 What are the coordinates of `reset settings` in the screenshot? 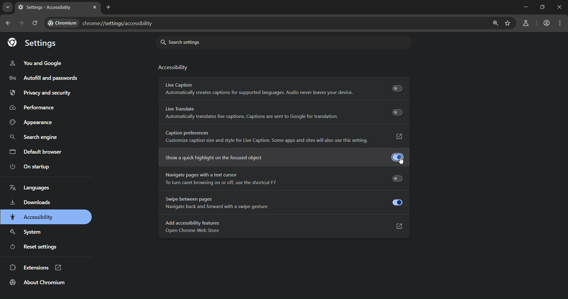 It's located at (33, 246).